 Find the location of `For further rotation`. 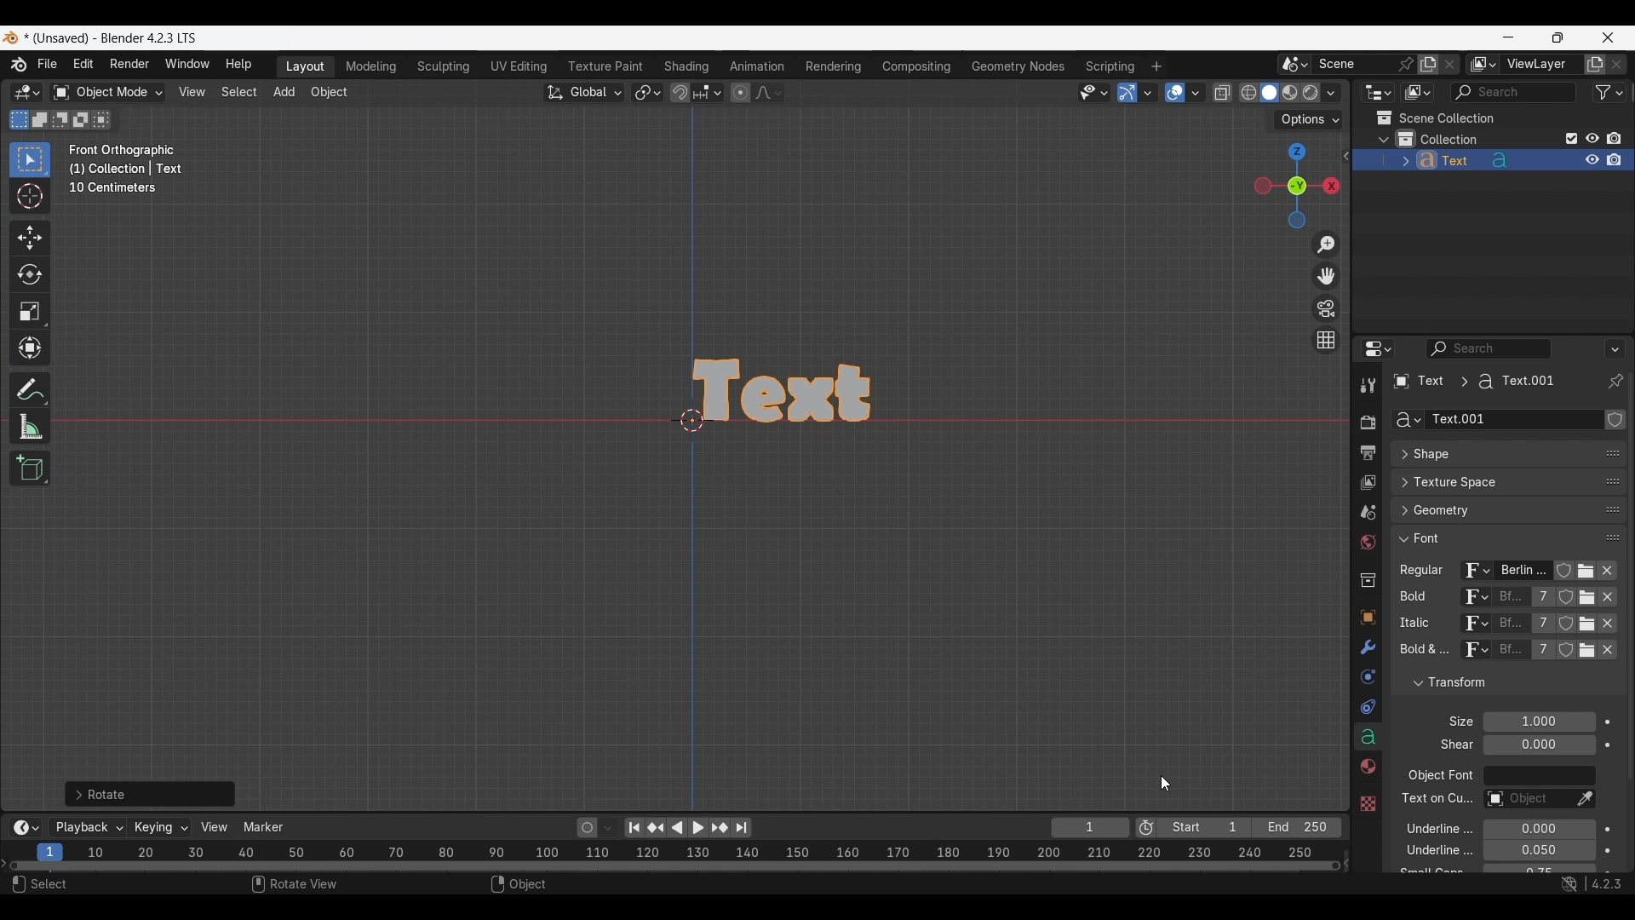

For further rotation is located at coordinates (150, 794).